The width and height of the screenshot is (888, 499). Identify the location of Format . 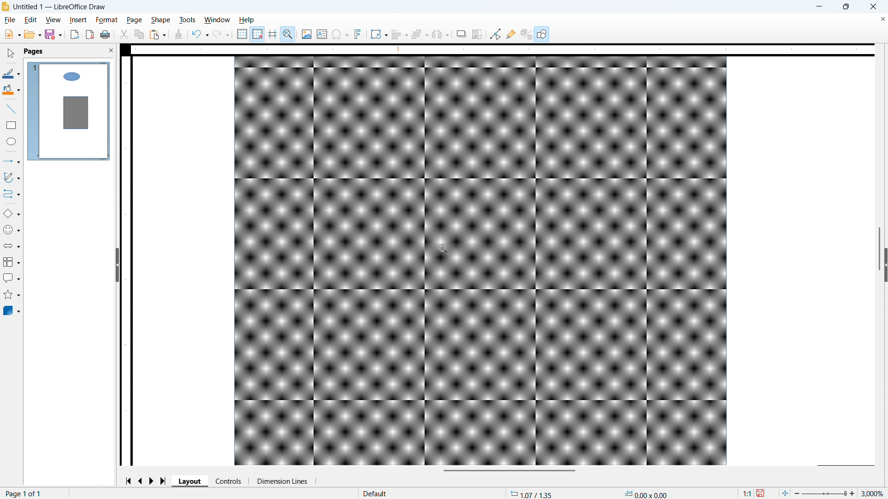
(107, 20).